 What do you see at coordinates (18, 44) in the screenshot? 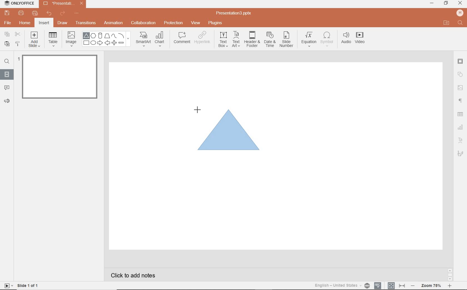
I see `COPY STYLE` at bounding box center [18, 44].